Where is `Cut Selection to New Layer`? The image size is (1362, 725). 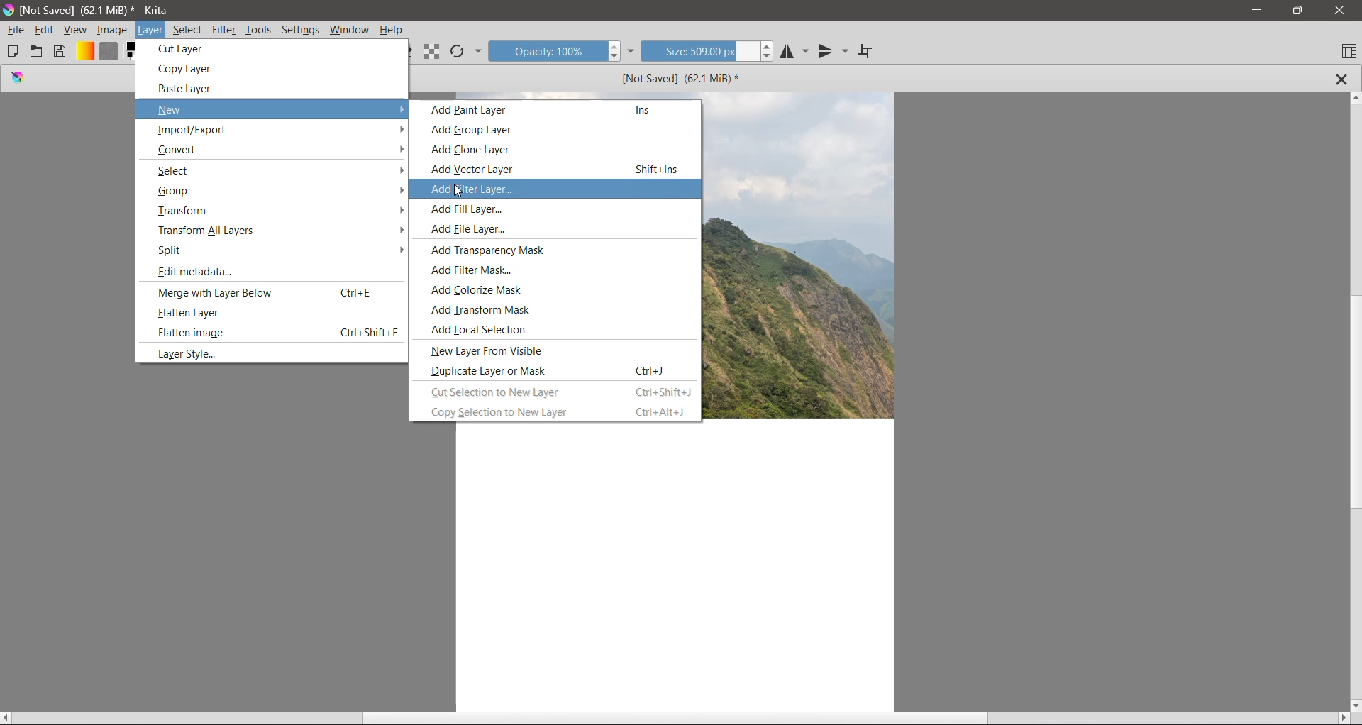
Cut Selection to New Layer is located at coordinates (561, 391).